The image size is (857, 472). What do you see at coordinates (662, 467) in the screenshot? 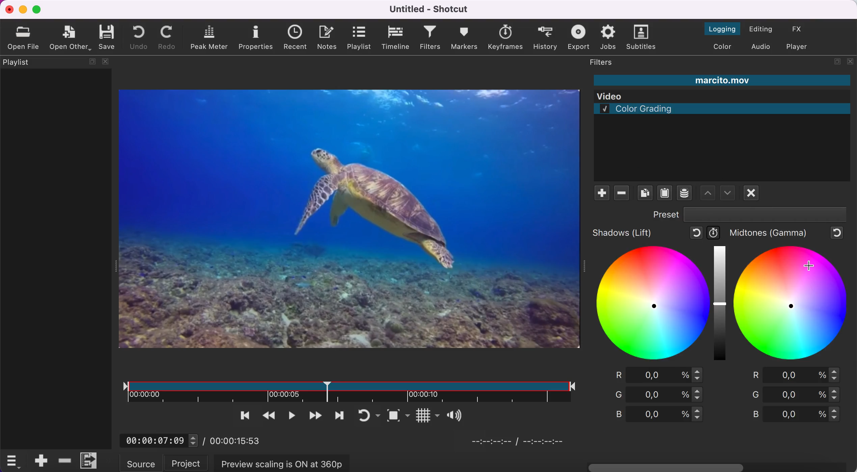
I see `horizontal scroll bar` at bounding box center [662, 467].